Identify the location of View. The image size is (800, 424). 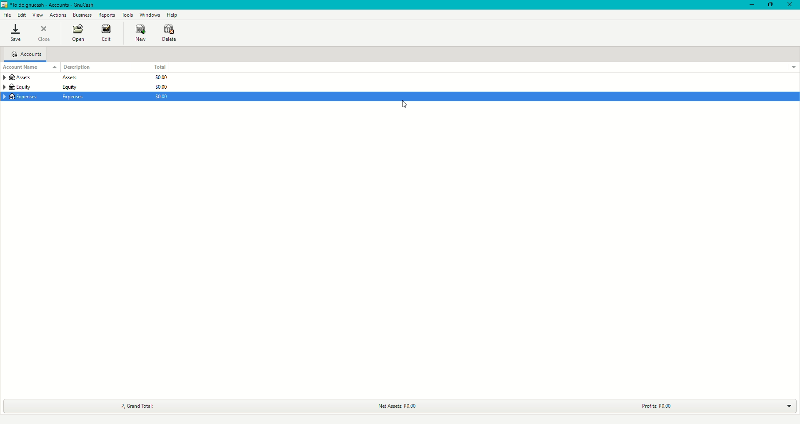
(37, 15).